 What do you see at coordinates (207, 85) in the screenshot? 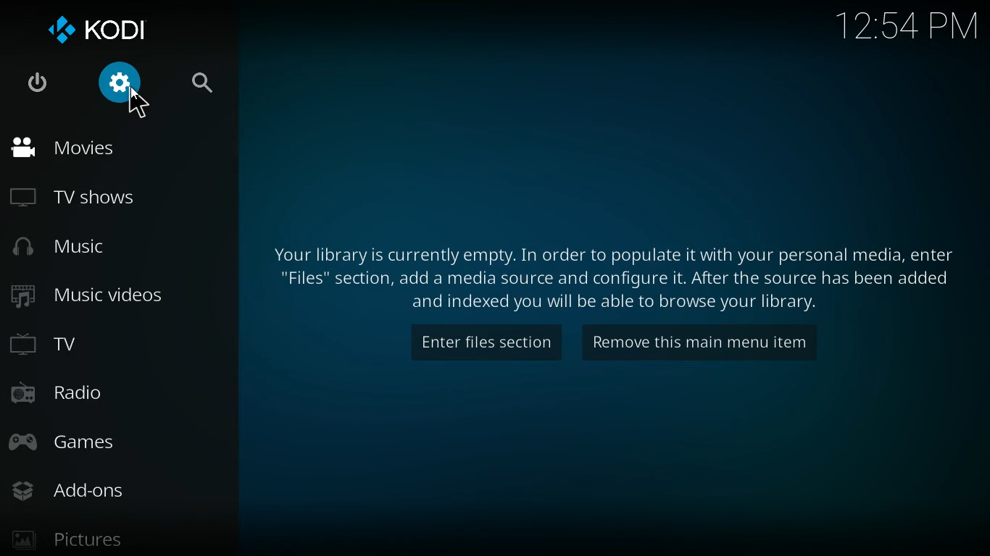
I see `search` at bounding box center [207, 85].